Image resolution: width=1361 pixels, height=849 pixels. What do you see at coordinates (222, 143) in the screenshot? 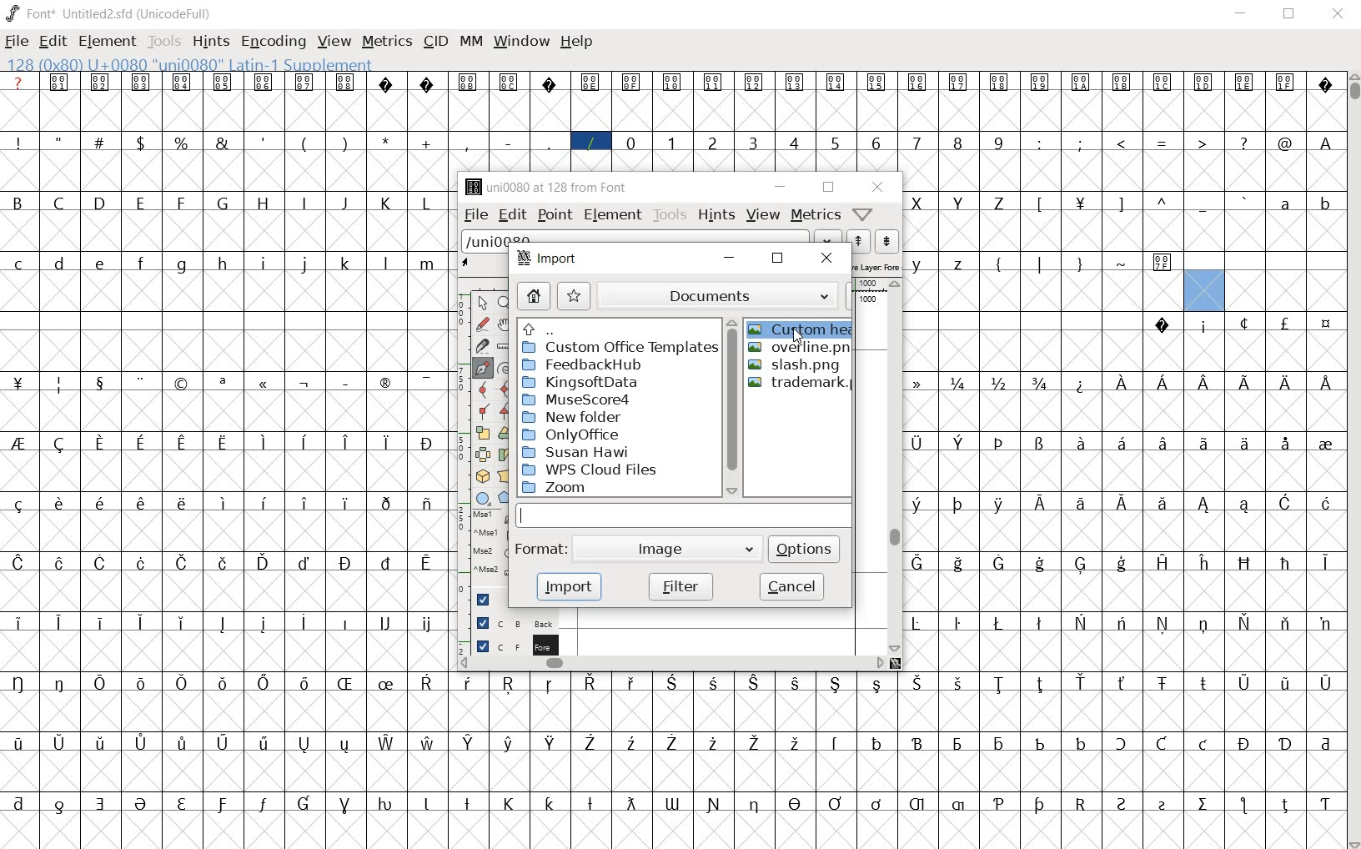
I see `glyph` at bounding box center [222, 143].